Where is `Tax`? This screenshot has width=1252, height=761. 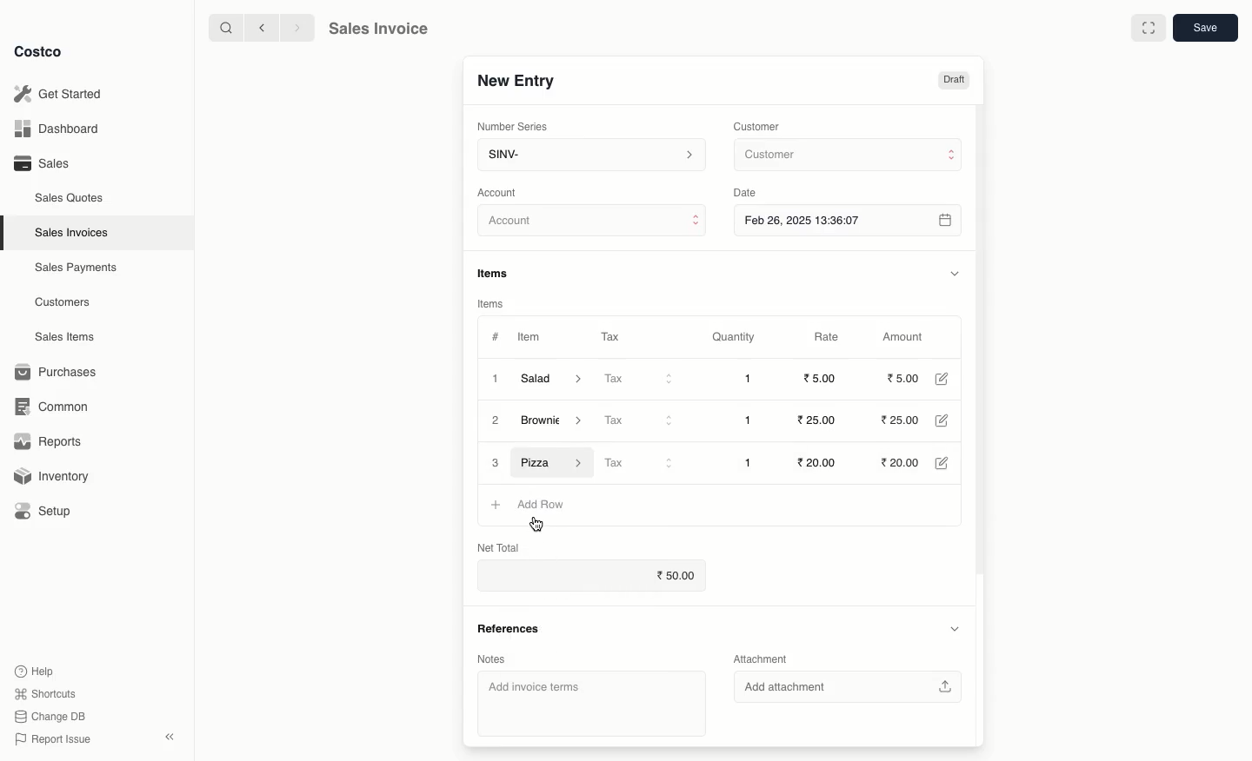 Tax is located at coordinates (640, 463).